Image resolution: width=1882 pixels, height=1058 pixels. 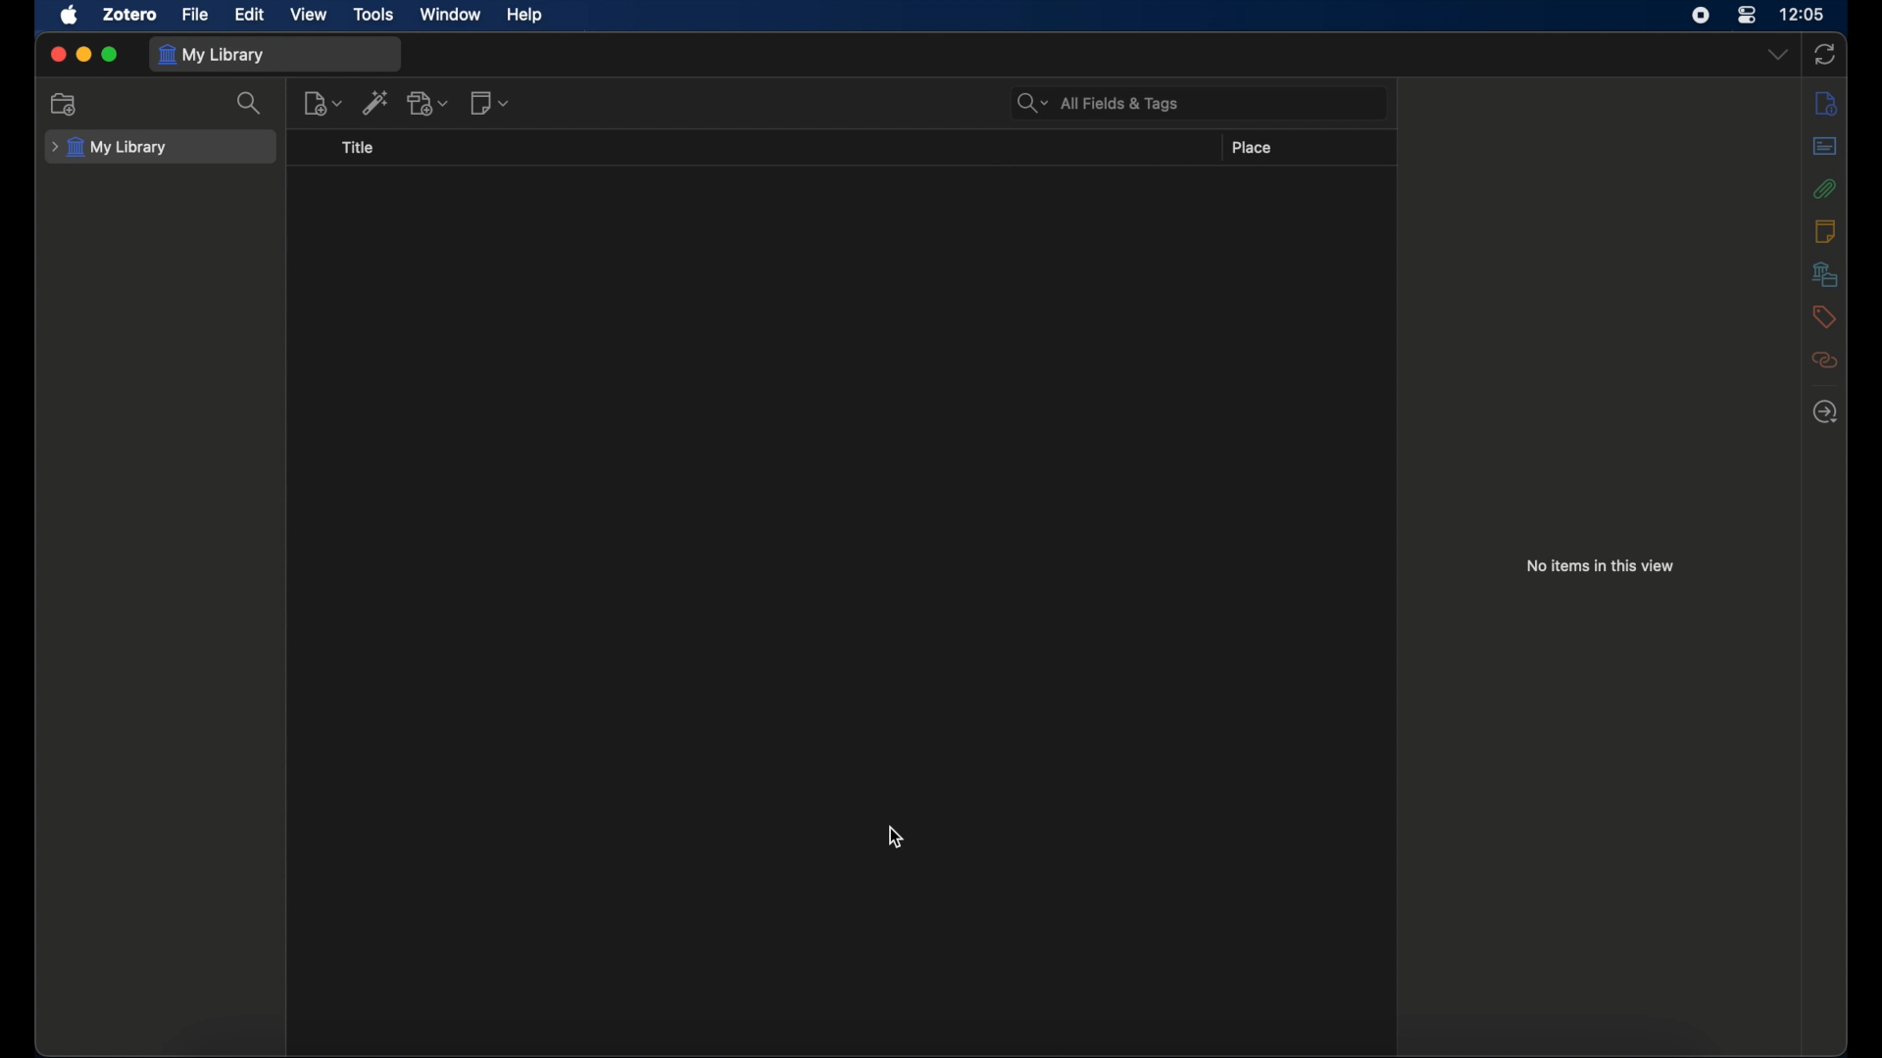 I want to click on sync, so click(x=1825, y=56).